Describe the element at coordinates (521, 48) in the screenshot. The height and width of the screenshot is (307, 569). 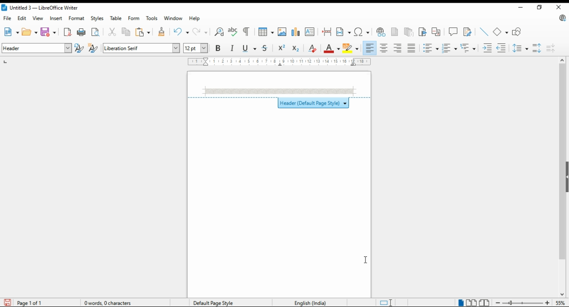
I see `set line spacing` at that location.